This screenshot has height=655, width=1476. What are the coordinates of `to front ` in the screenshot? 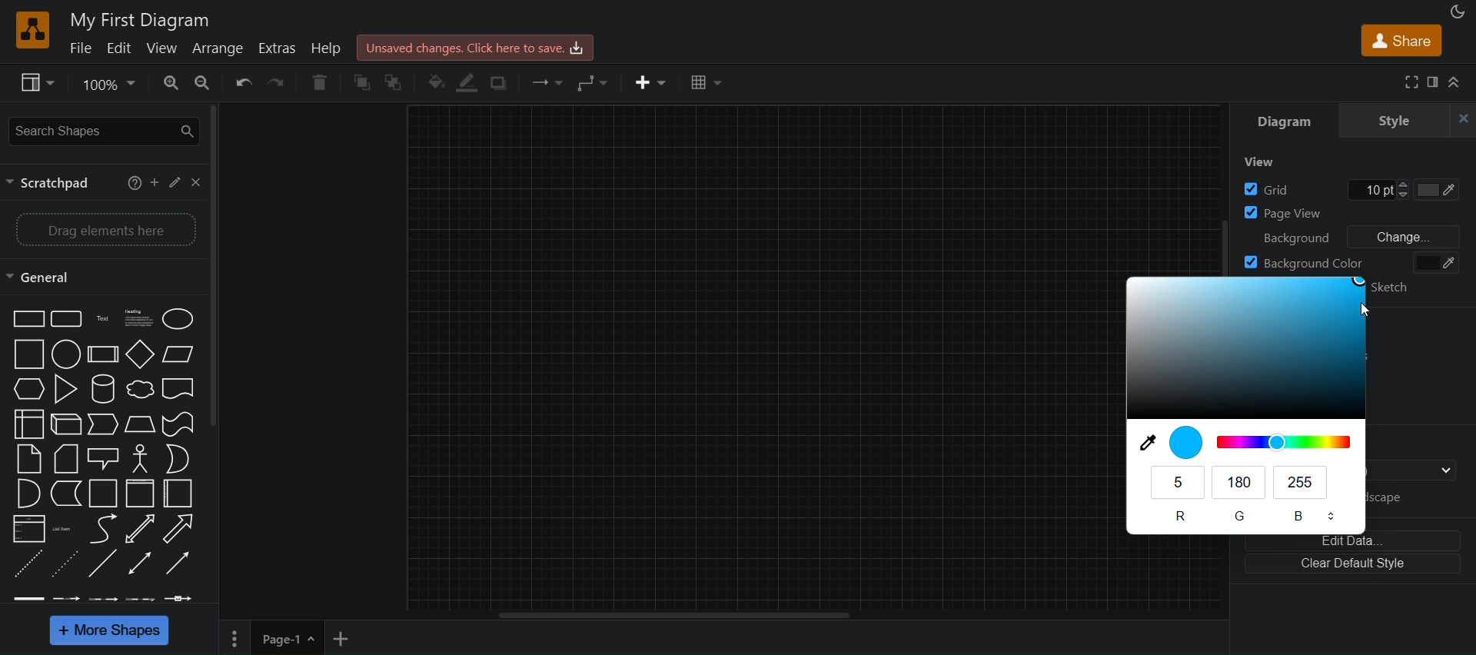 It's located at (362, 82).